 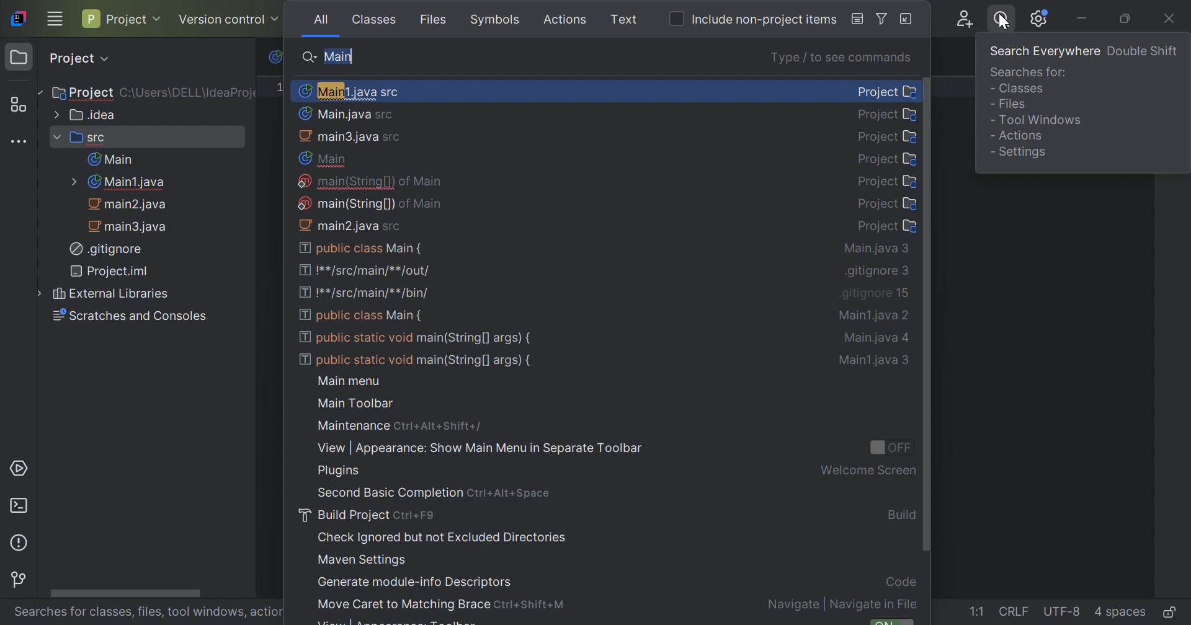 I want to click on Min.java3, so click(x=880, y=361).